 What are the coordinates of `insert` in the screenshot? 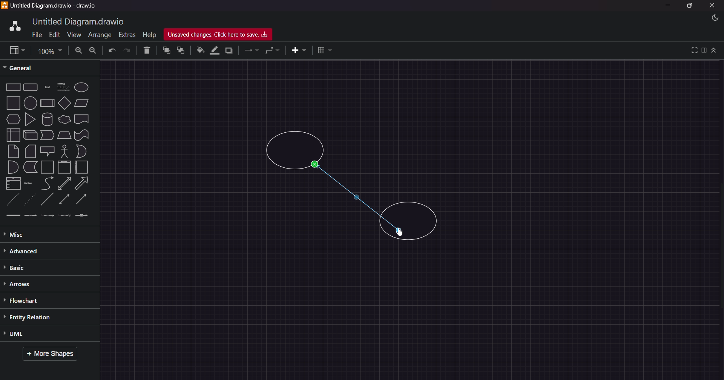 It's located at (296, 51).